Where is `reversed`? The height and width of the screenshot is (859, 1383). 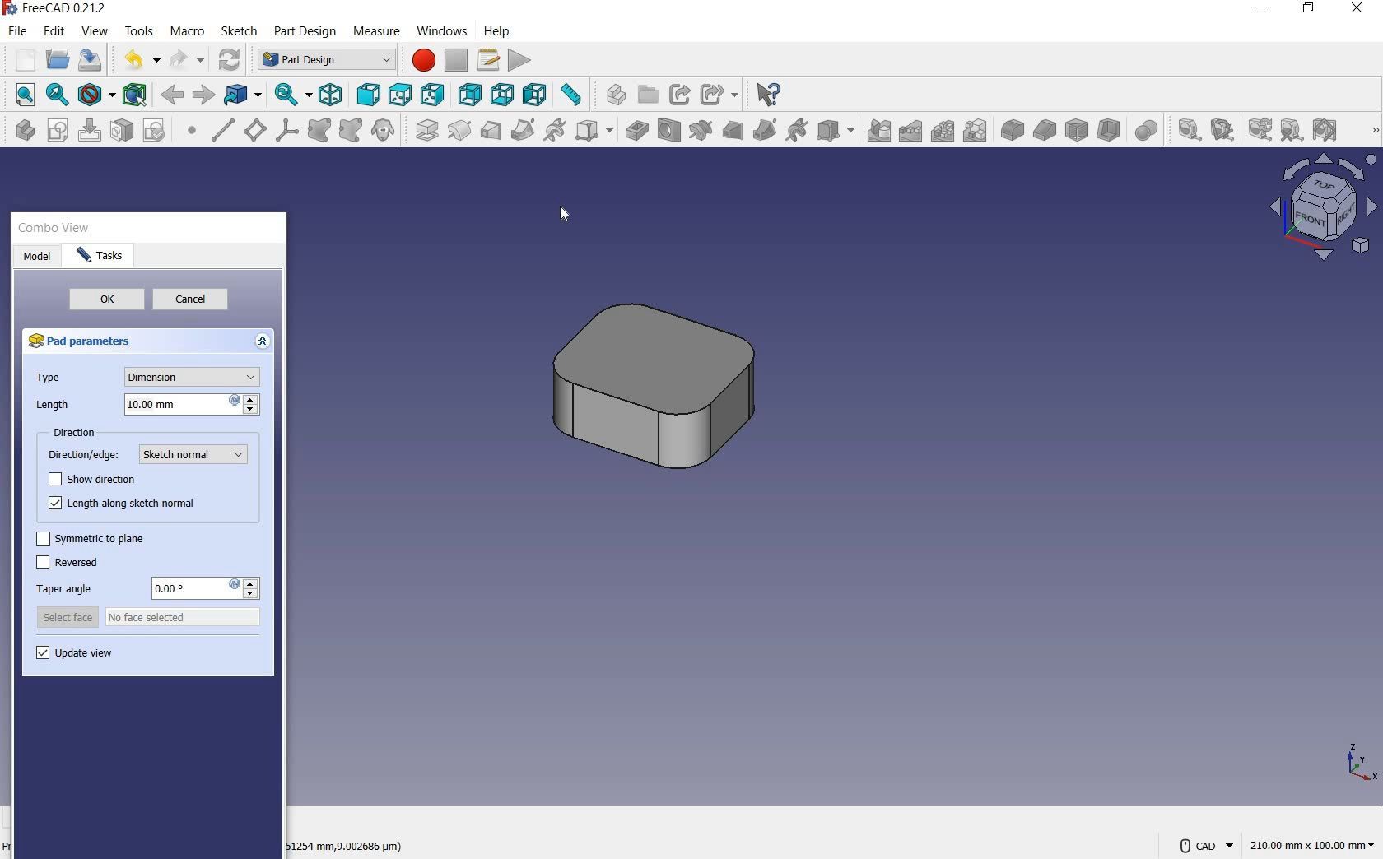
reversed is located at coordinates (67, 563).